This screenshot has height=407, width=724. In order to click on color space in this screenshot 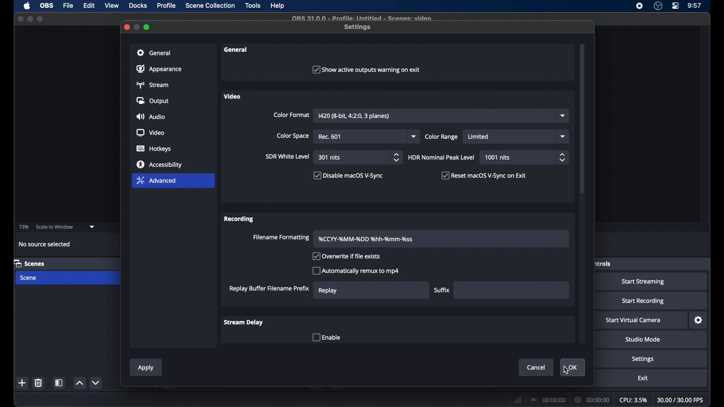, I will do `click(293, 136)`.